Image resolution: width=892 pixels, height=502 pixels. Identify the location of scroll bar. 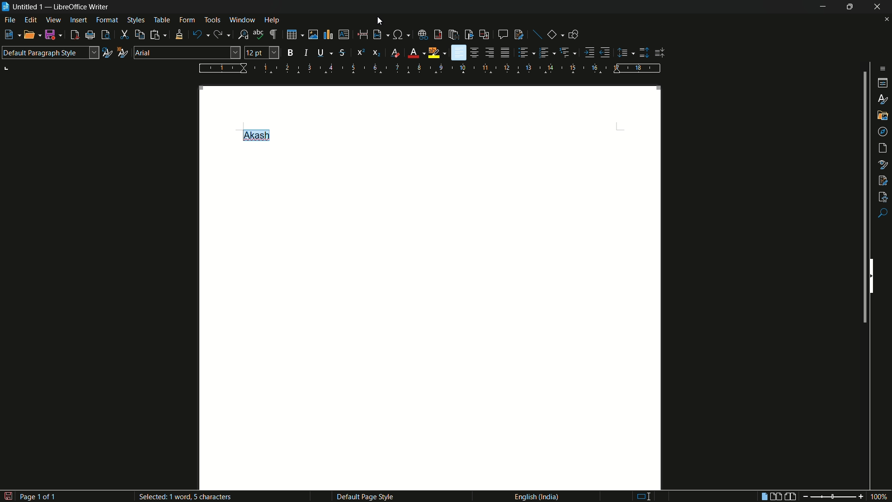
(862, 199).